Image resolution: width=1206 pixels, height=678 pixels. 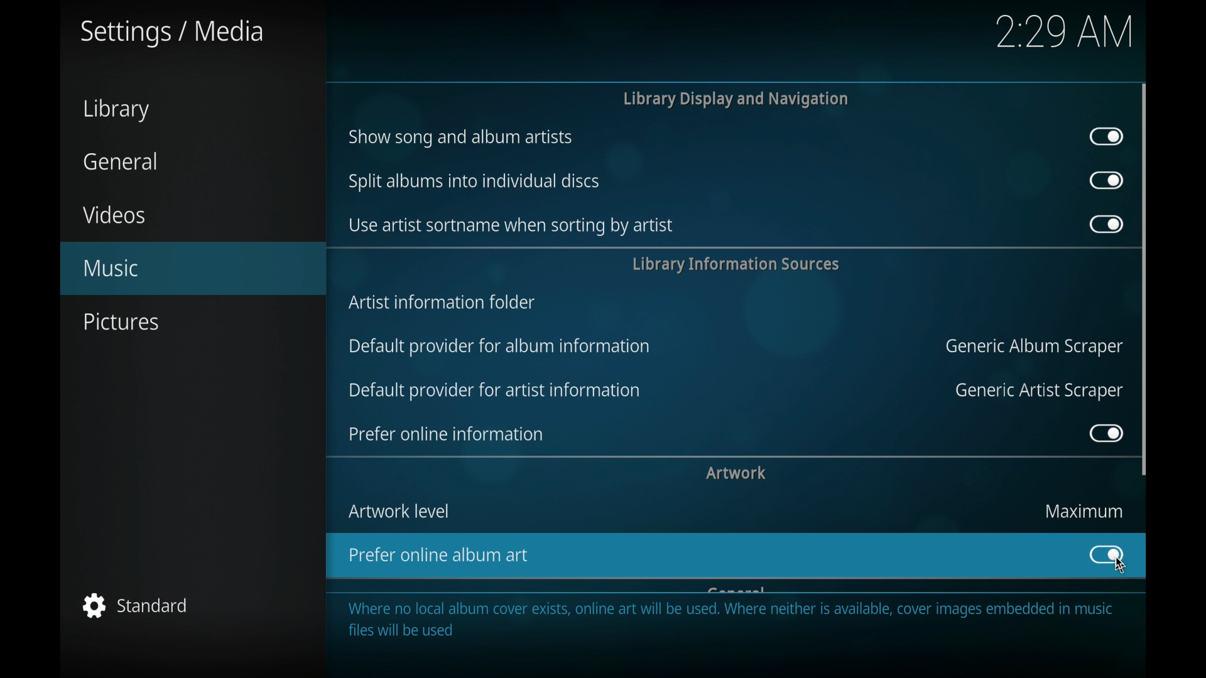 I want to click on toggle button, so click(x=1105, y=434).